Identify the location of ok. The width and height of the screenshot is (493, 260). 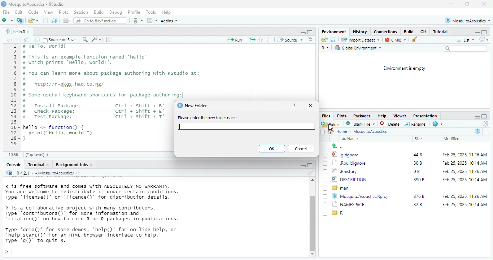
(271, 149).